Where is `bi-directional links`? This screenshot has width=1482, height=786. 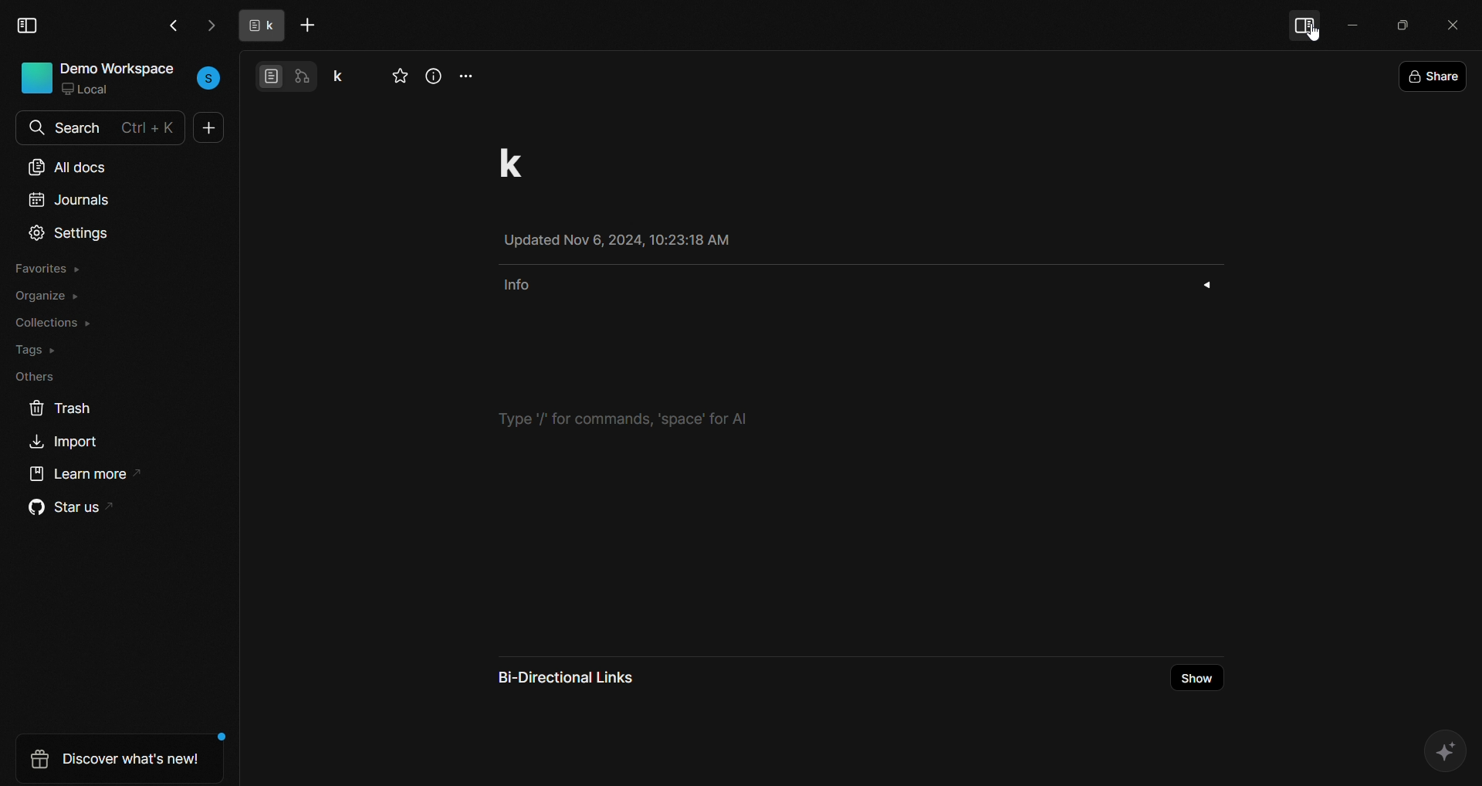 bi-directional links is located at coordinates (568, 676).